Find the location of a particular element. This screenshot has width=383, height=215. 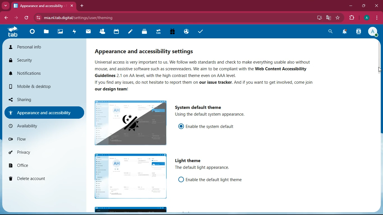

light theme is located at coordinates (194, 160).